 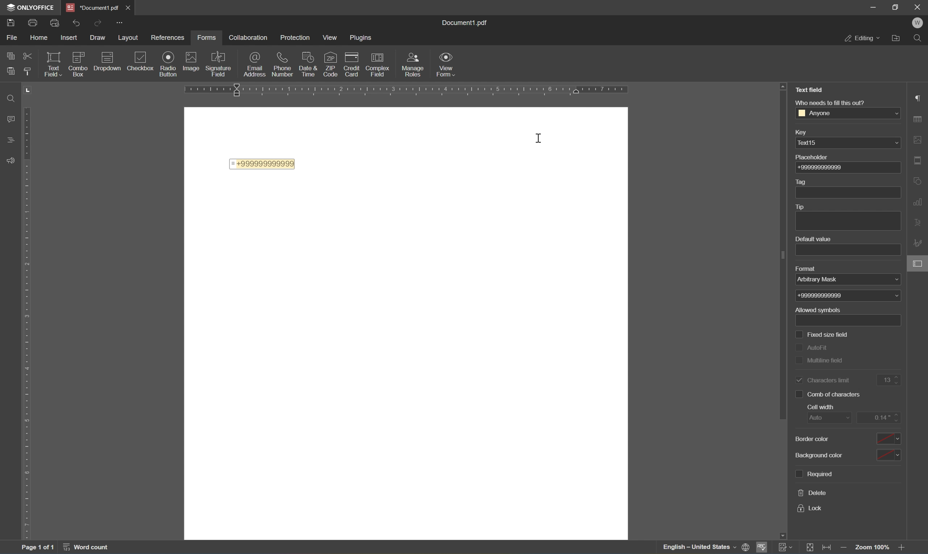 What do you see at coordinates (815, 158) in the screenshot?
I see `placeholder` at bounding box center [815, 158].